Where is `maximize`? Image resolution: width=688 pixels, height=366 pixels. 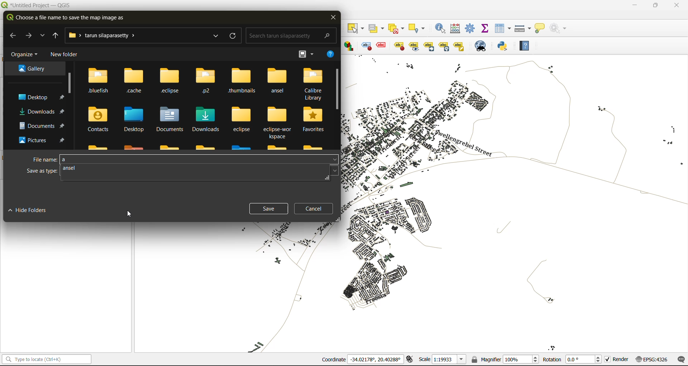 maximize is located at coordinates (656, 5).